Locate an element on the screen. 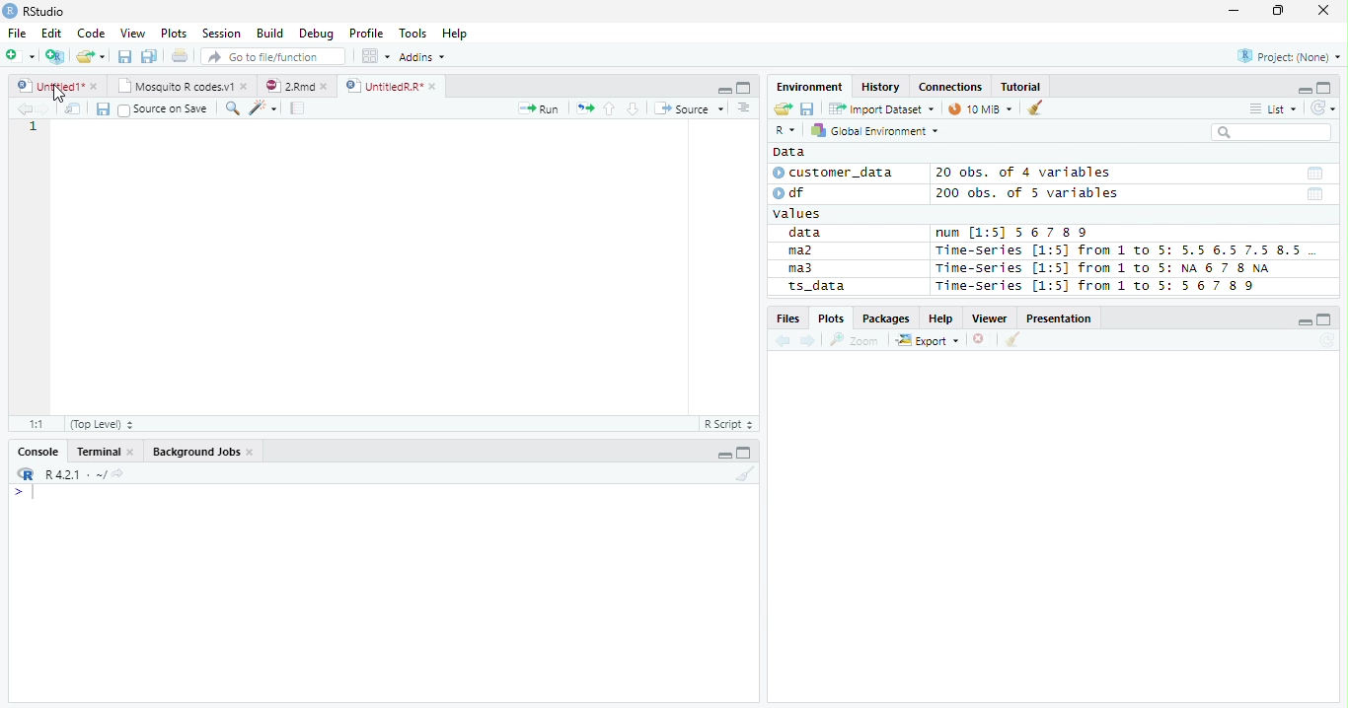 The width and height of the screenshot is (1348, 708). 1:1 is located at coordinates (37, 424).